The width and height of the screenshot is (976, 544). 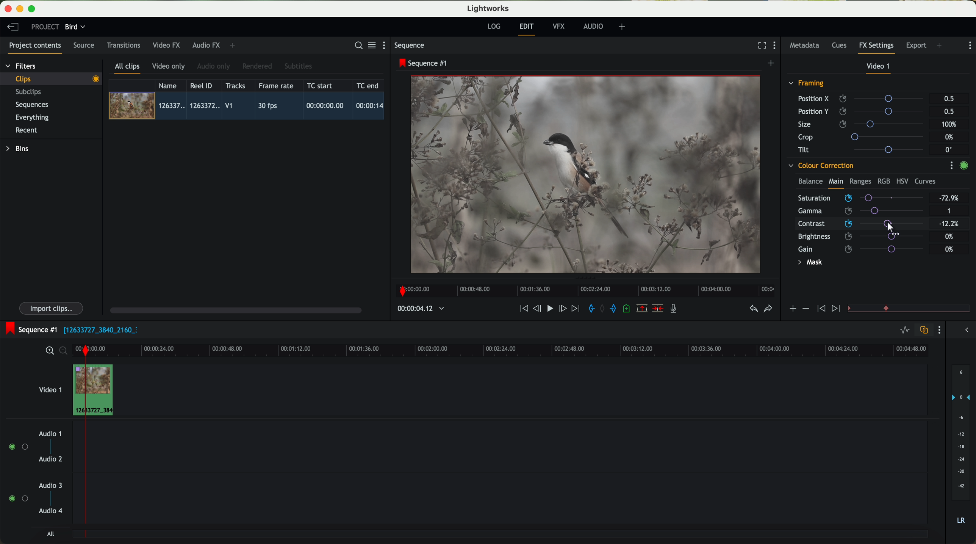 What do you see at coordinates (528, 28) in the screenshot?
I see `edit` at bounding box center [528, 28].